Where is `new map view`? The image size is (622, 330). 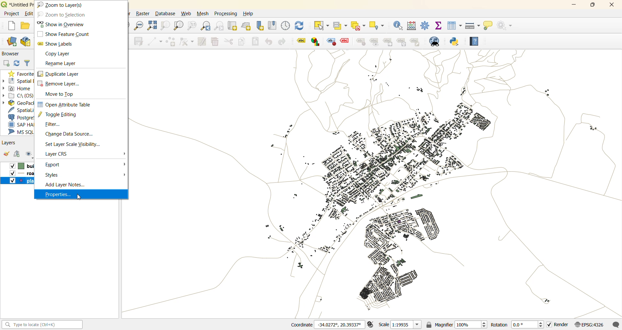 new map view is located at coordinates (233, 26).